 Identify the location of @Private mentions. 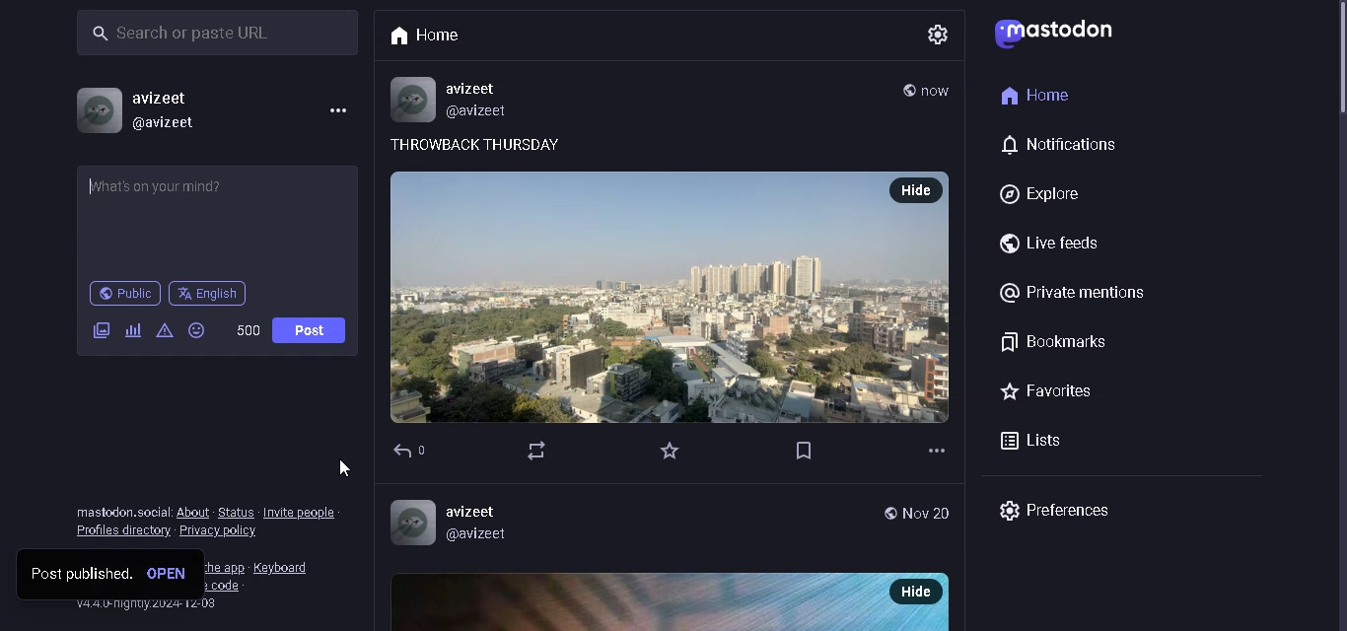
(1078, 293).